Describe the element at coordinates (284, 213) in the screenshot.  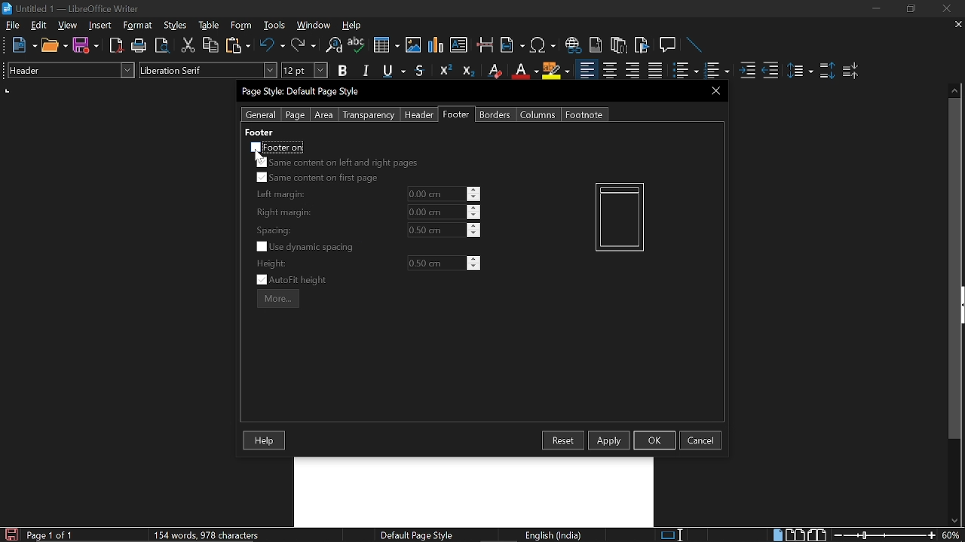
I see `right margin` at that location.